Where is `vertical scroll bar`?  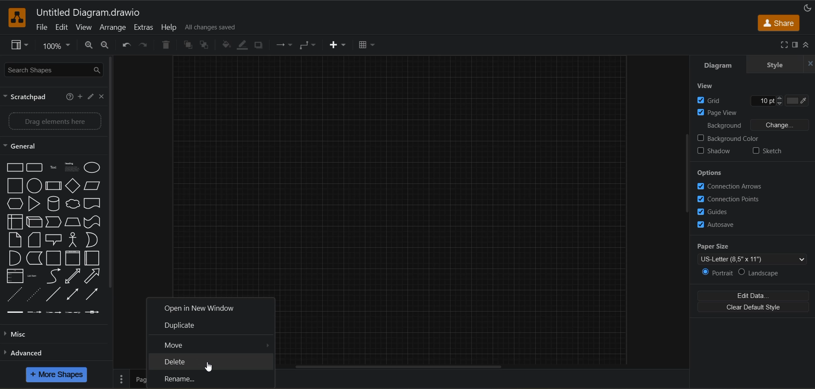
vertical scroll bar is located at coordinates (688, 175).